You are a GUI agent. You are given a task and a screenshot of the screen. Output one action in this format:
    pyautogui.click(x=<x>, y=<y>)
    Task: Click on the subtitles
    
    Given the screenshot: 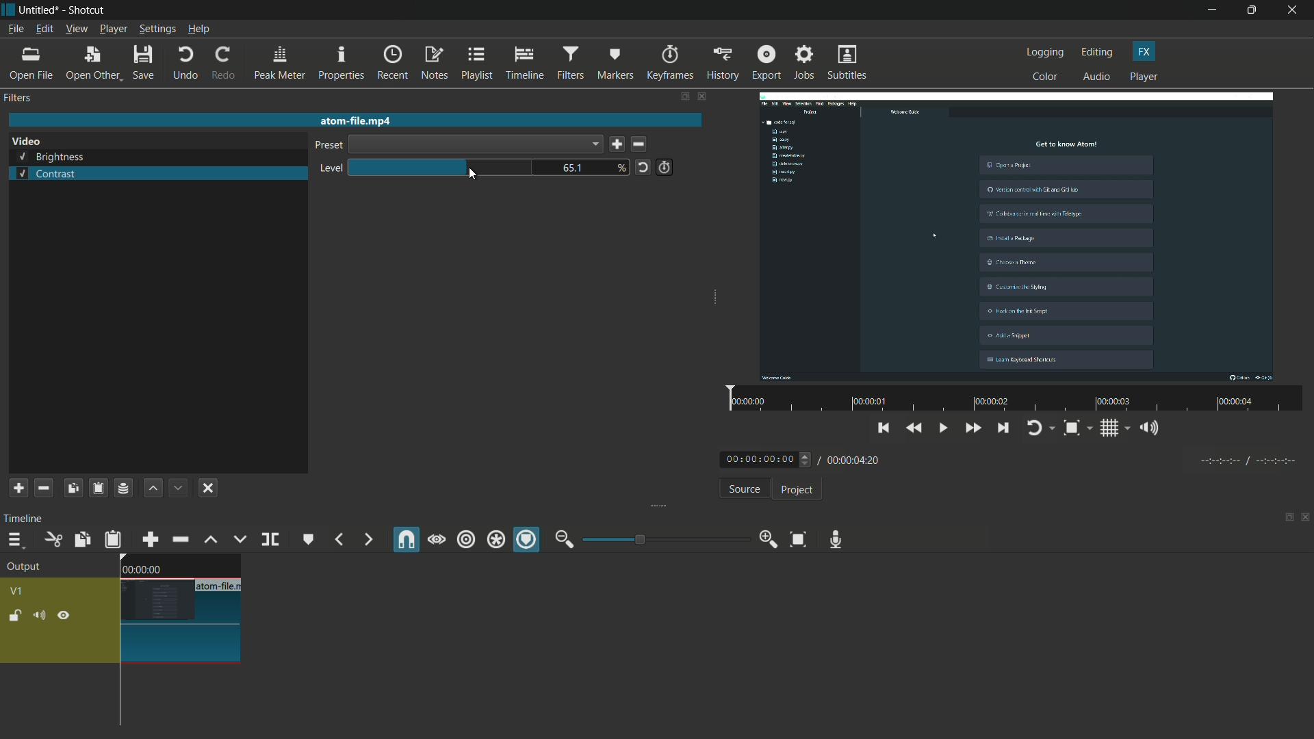 What is the action you would take?
    pyautogui.click(x=849, y=64)
    